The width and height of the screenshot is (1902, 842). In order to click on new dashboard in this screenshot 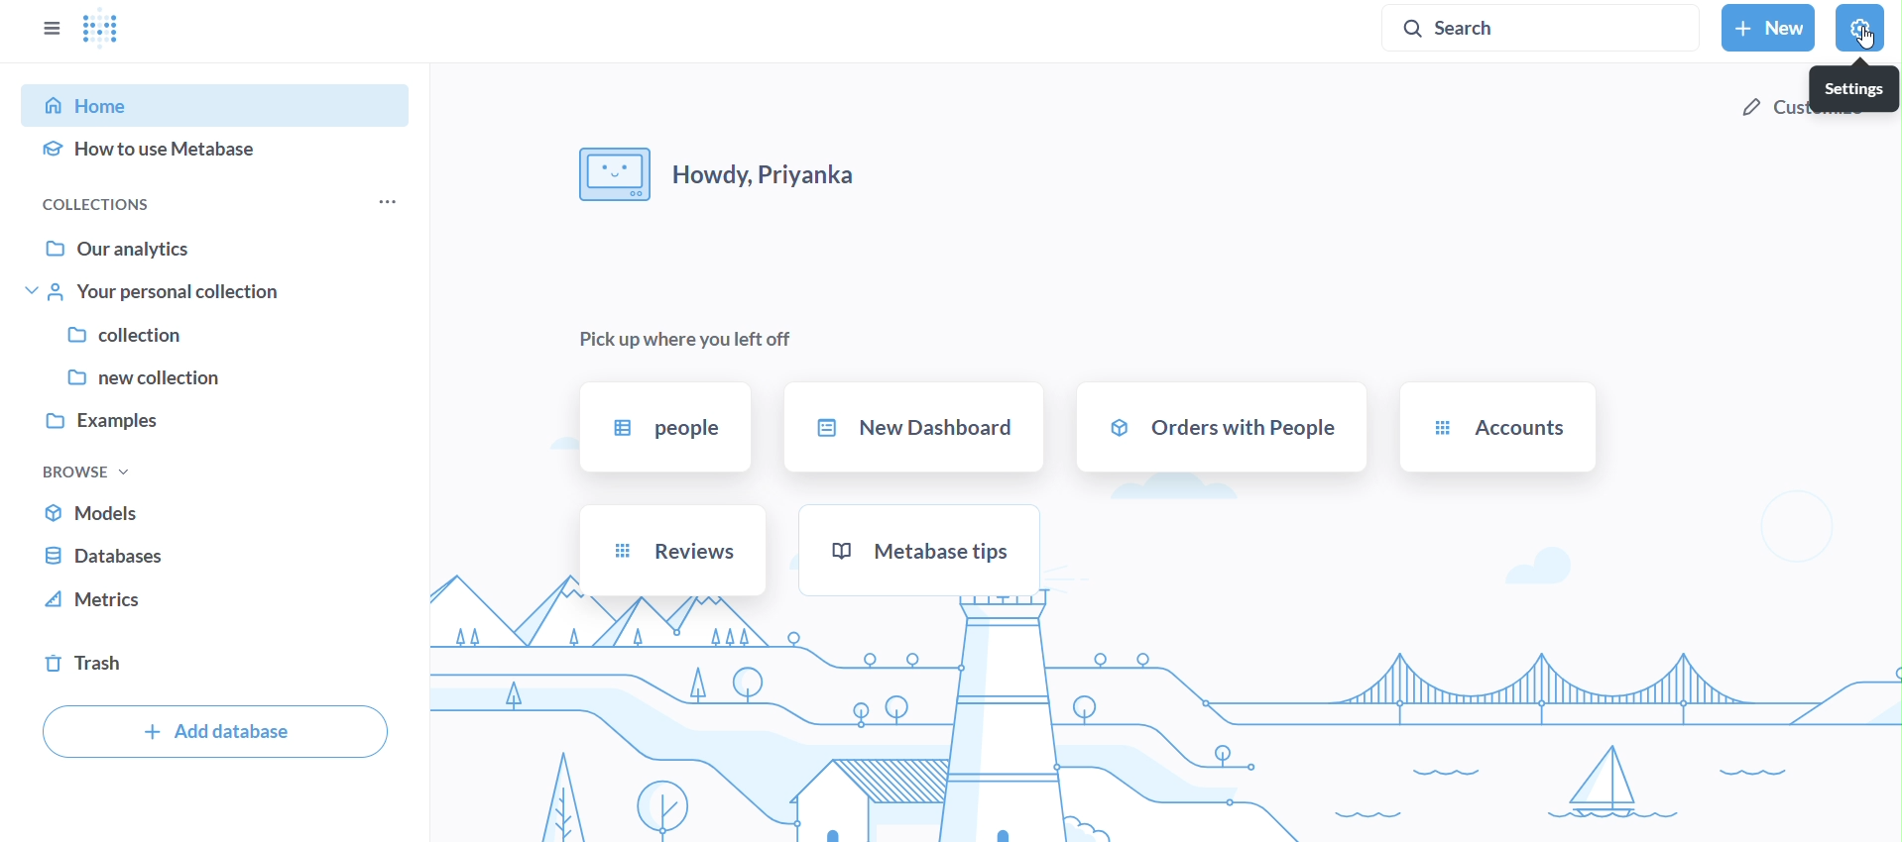, I will do `click(915, 429)`.